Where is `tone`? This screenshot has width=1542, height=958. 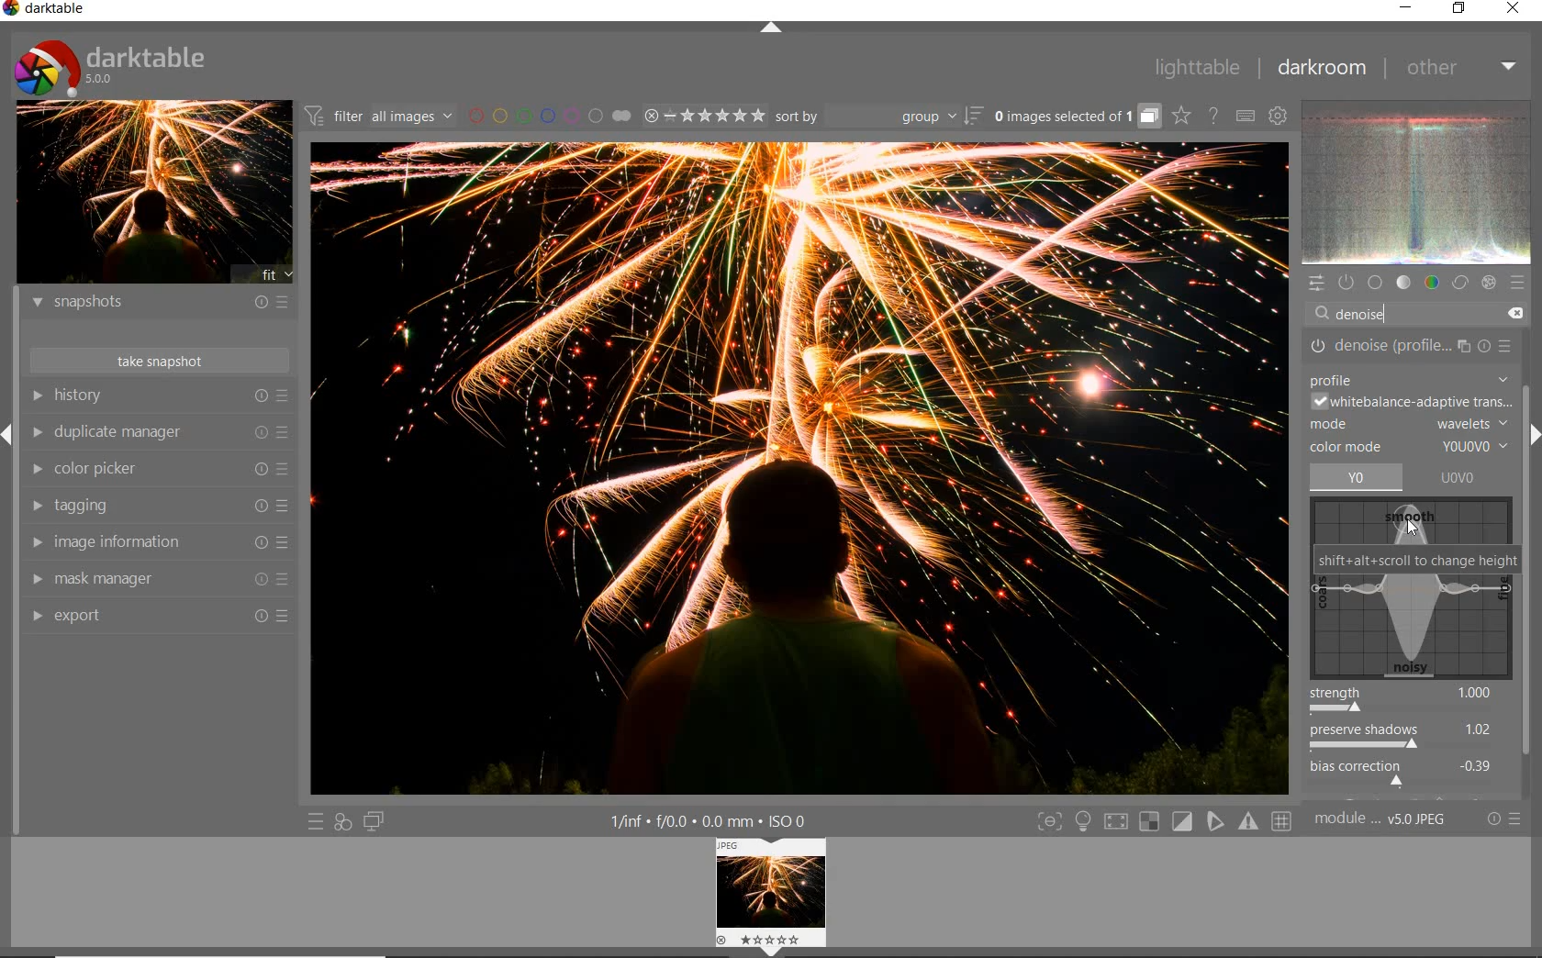
tone is located at coordinates (1405, 284).